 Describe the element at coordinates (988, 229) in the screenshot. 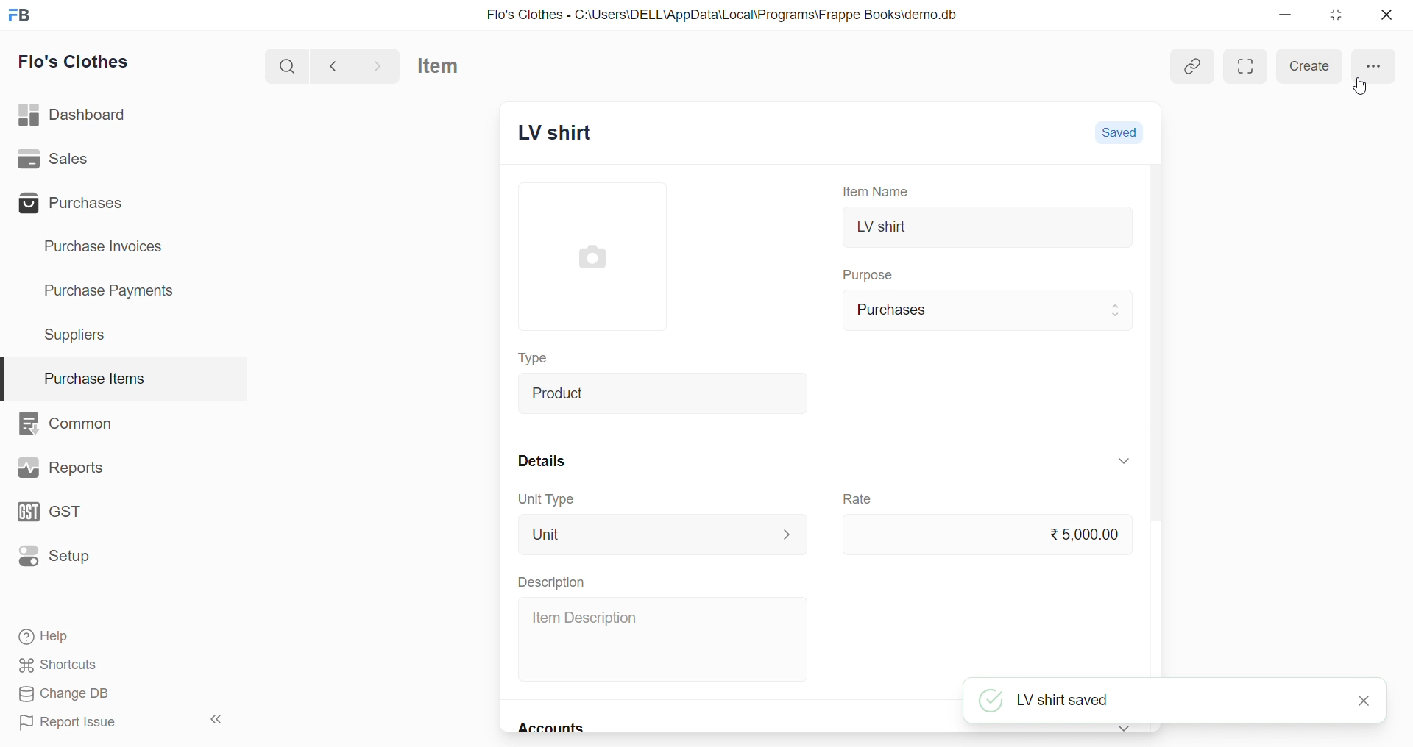

I see `LV shirt` at that location.